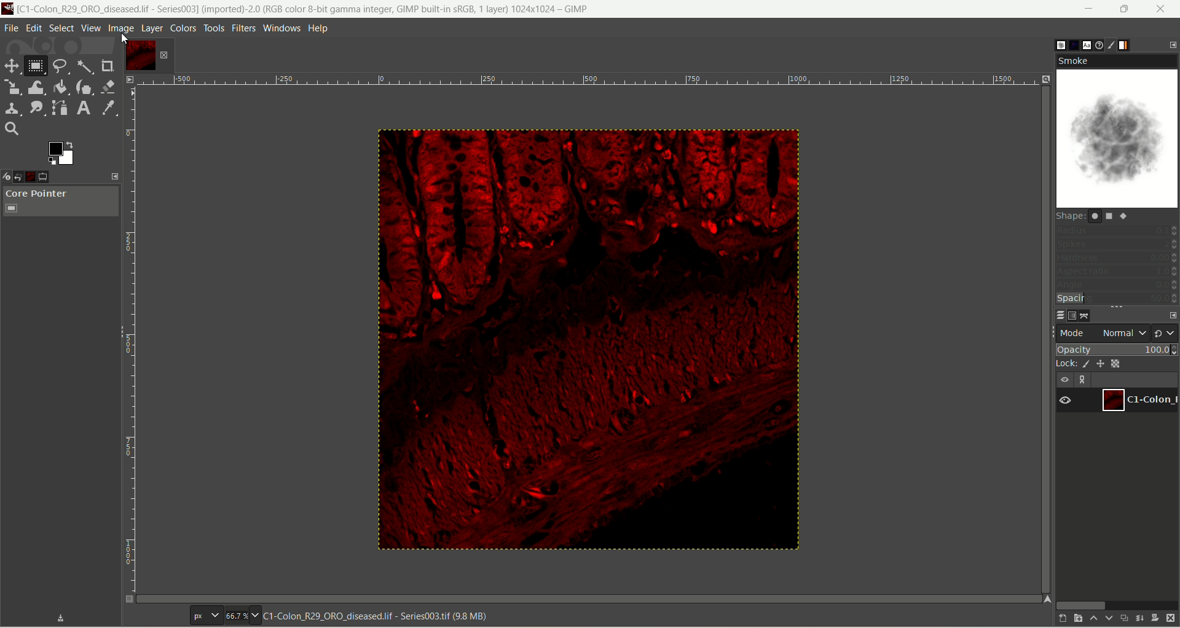 The height and width of the screenshot is (628, 1180). Describe the element at coordinates (282, 28) in the screenshot. I see `windows` at that location.